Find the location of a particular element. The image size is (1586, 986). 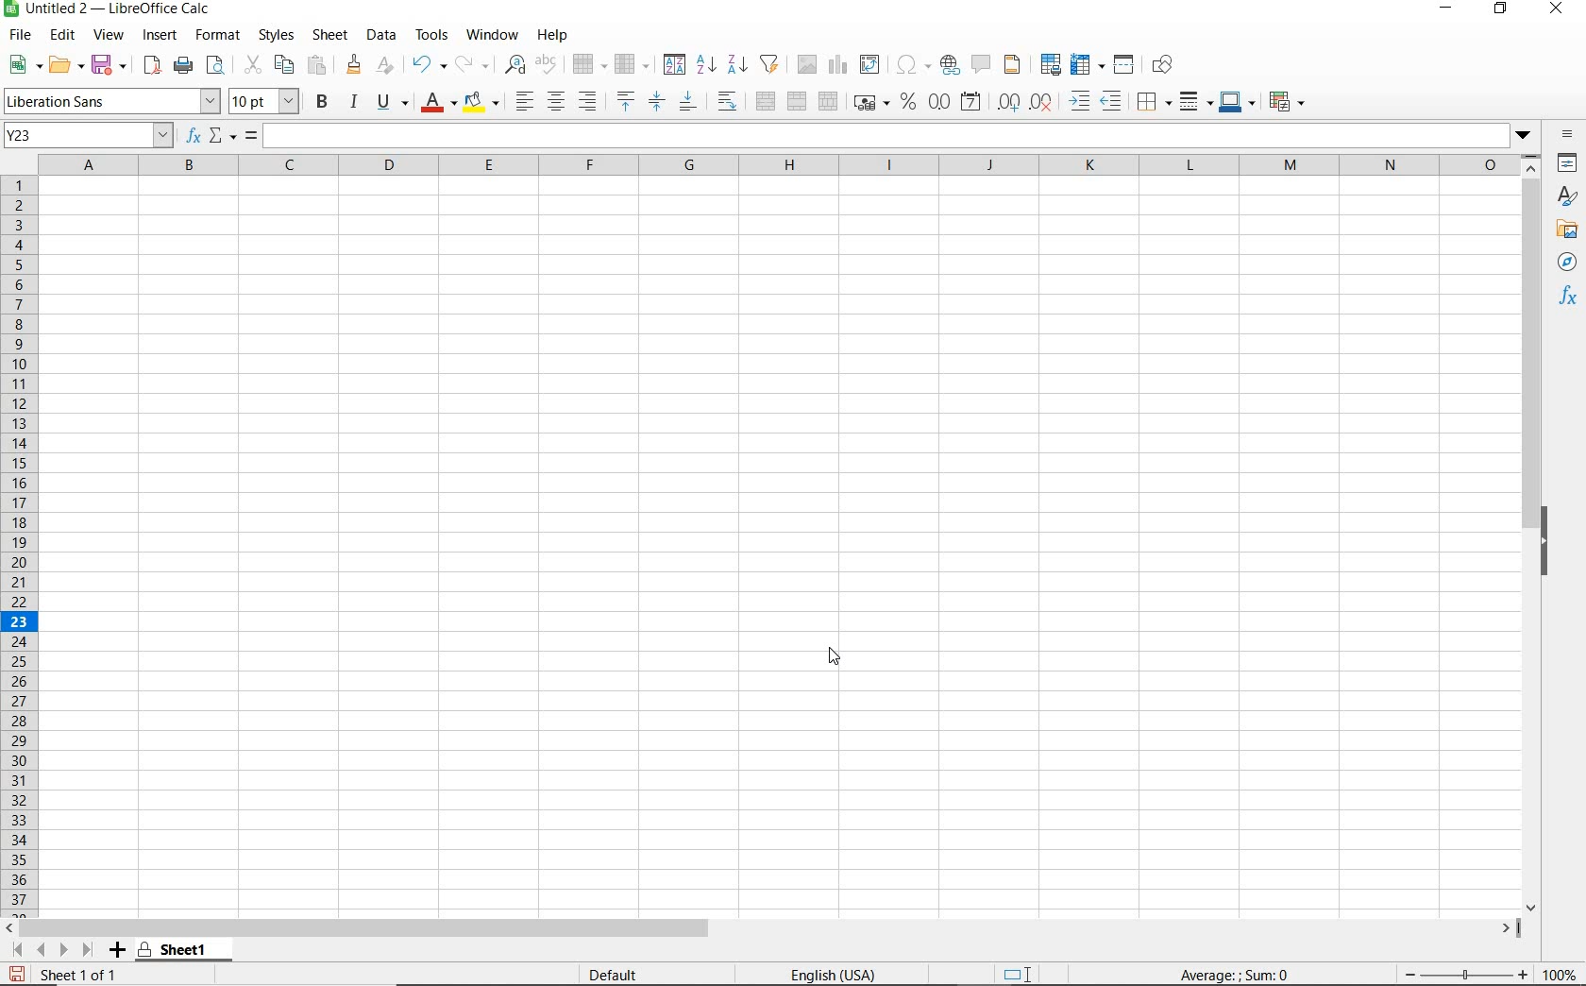

SHEET is located at coordinates (329, 37).